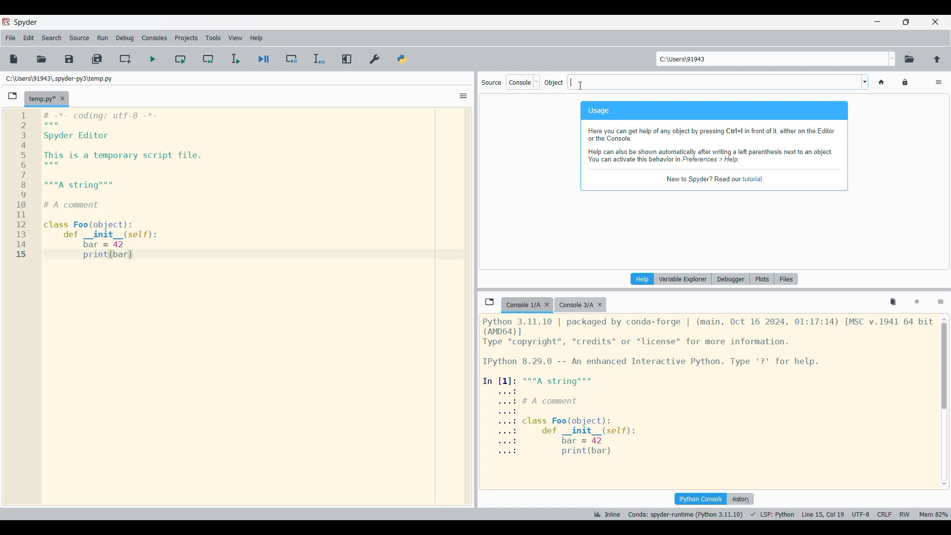 Image resolution: width=951 pixels, height=535 pixels. Describe the element at coordinates (714, 146) in the screenshot. I see `Description of current pane` at that location.